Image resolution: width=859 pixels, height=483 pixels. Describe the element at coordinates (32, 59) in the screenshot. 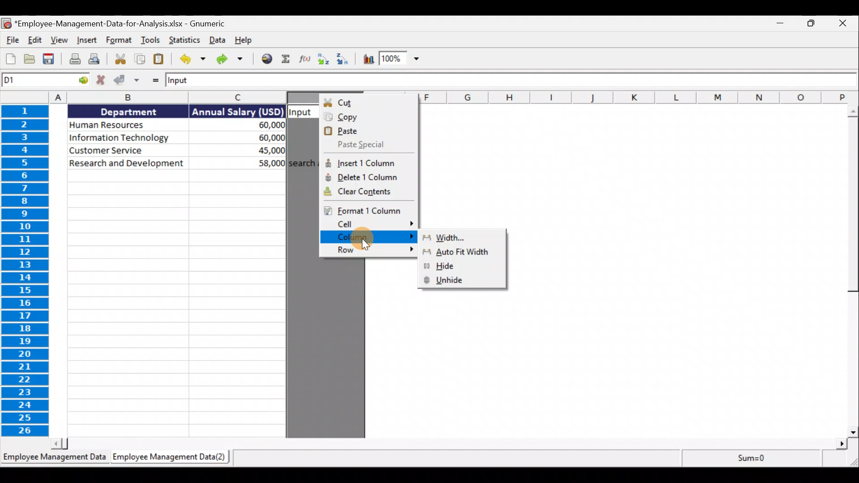

I see `Open a file` at that location.